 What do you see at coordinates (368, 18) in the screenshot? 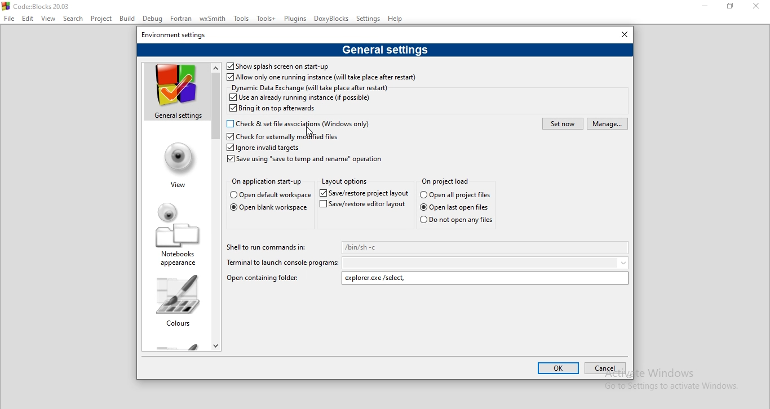
I see `Settings` at bounding box center [368, 18].